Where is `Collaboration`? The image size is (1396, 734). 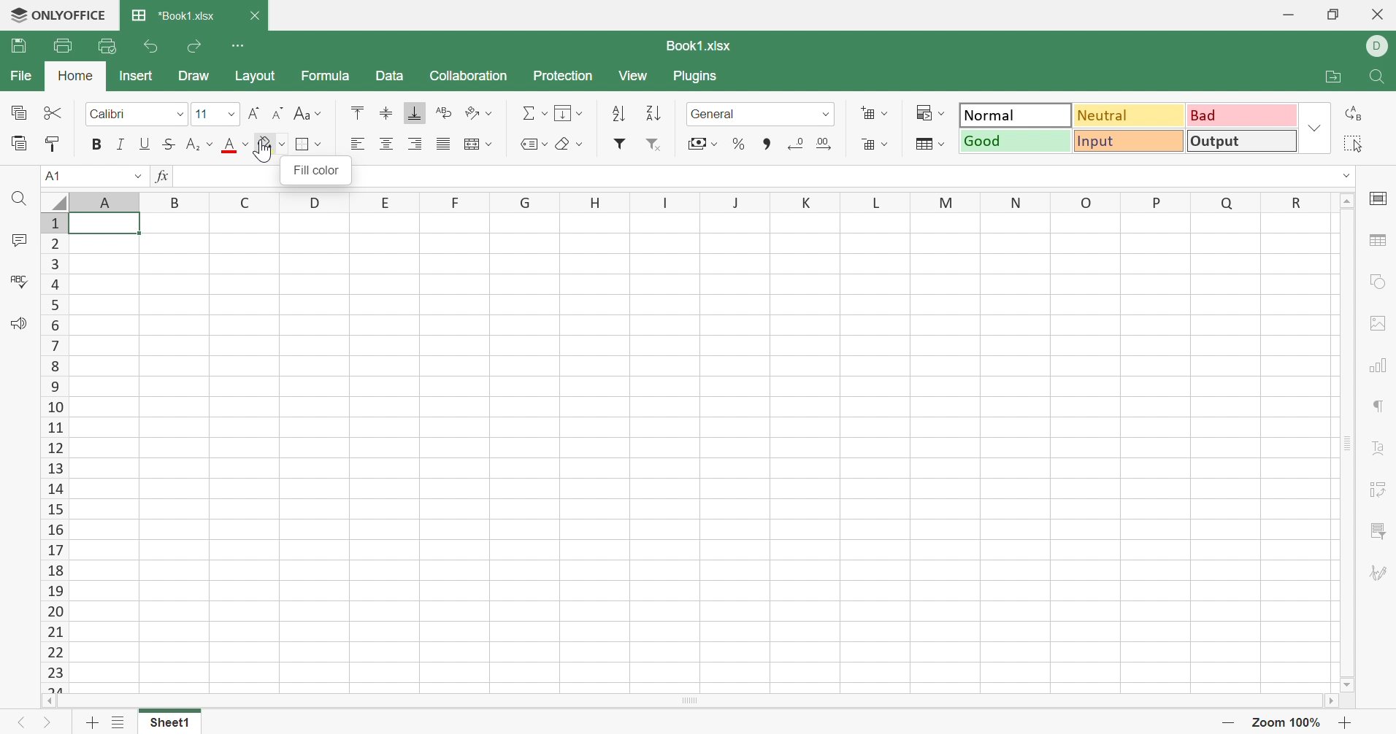 Collaboration is located at coordinates (473, 77).